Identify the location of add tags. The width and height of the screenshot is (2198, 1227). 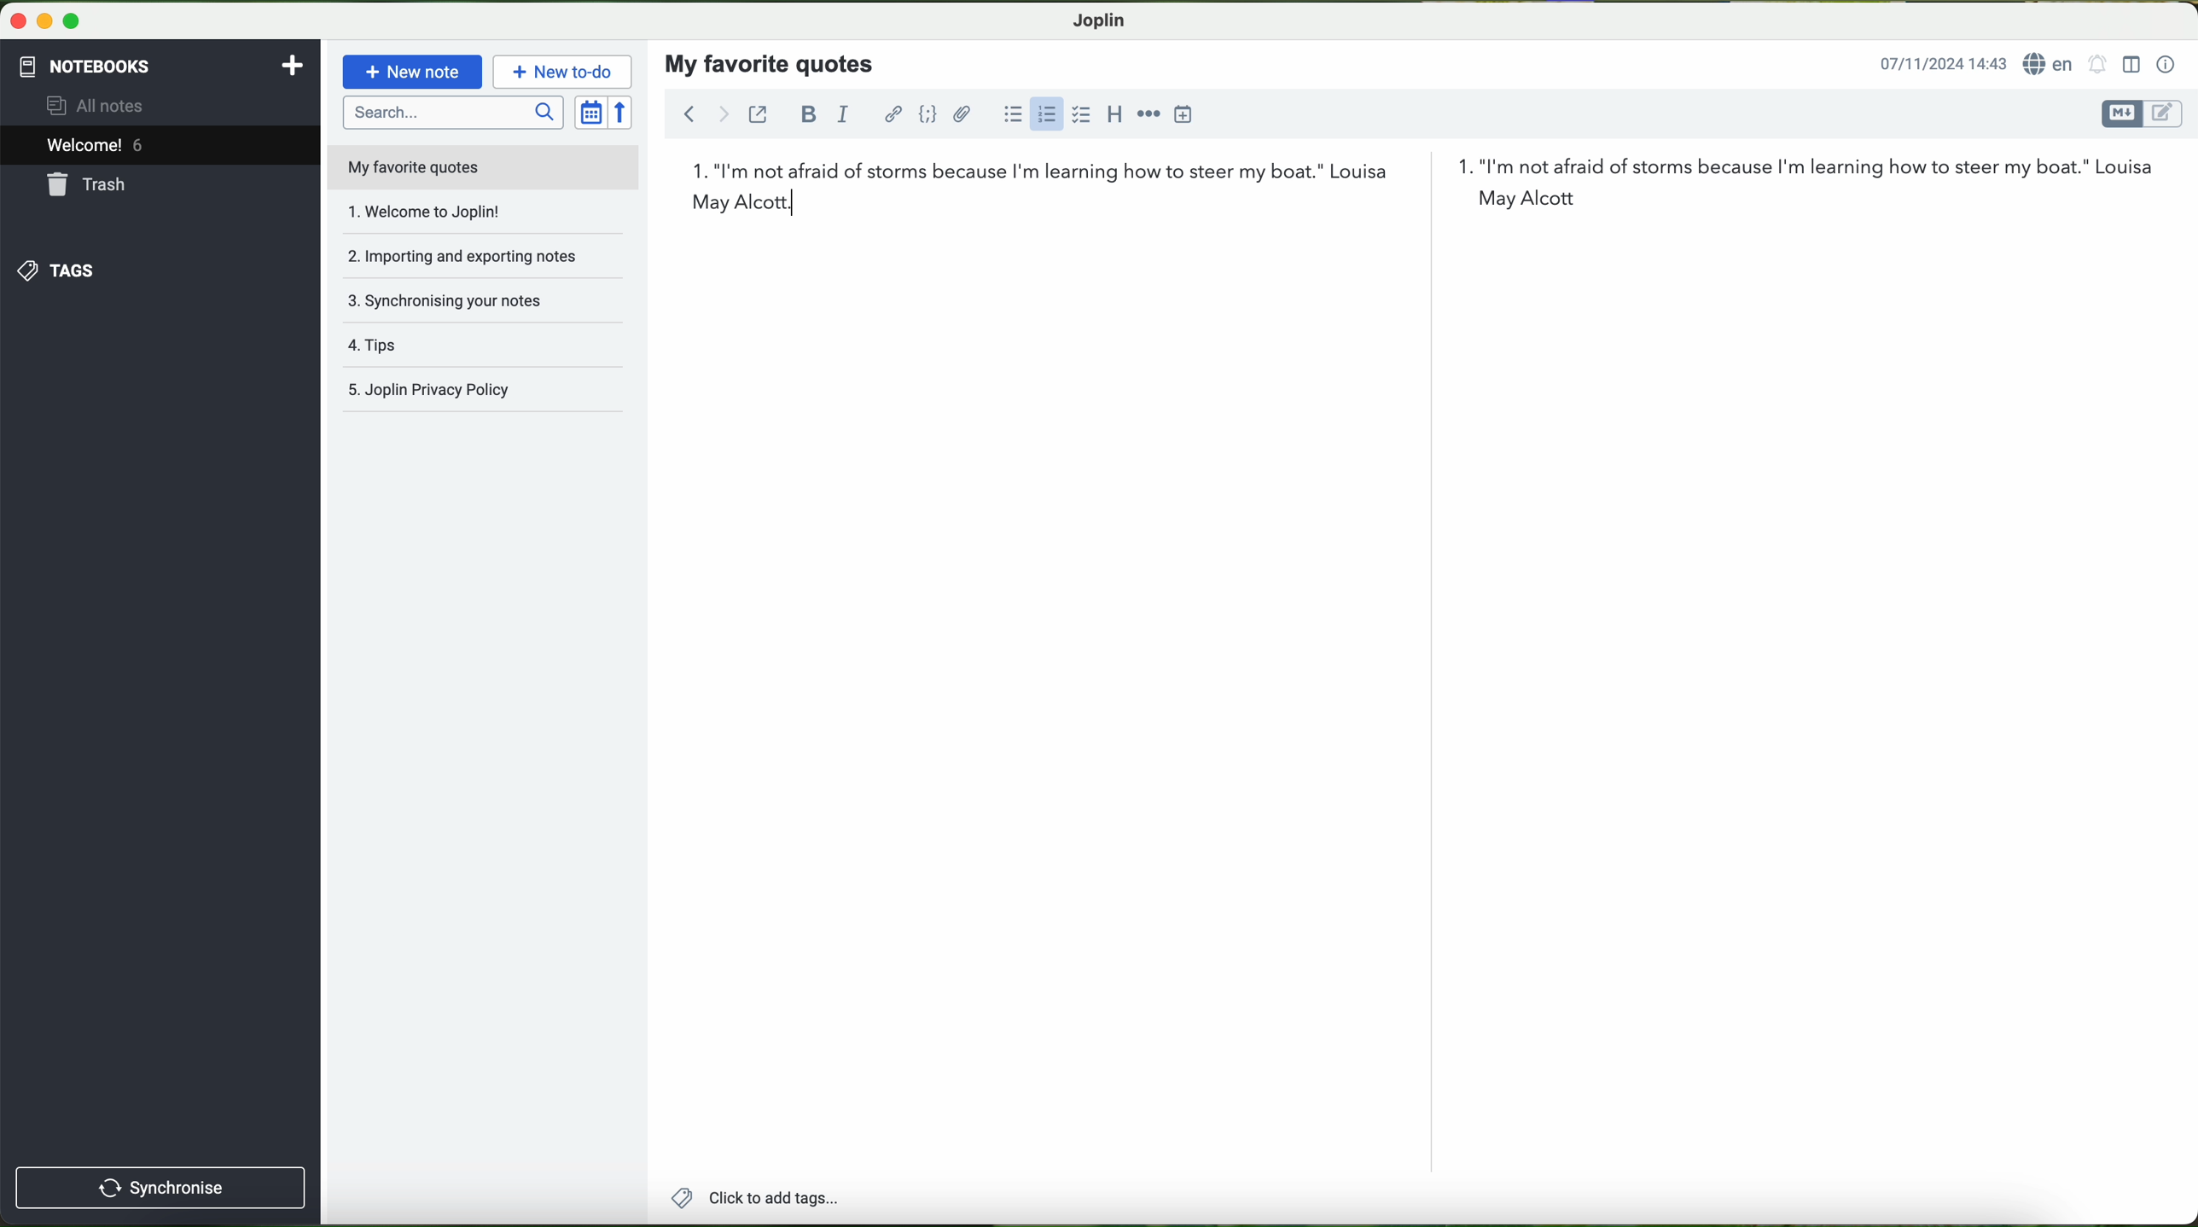
(754, 1201).